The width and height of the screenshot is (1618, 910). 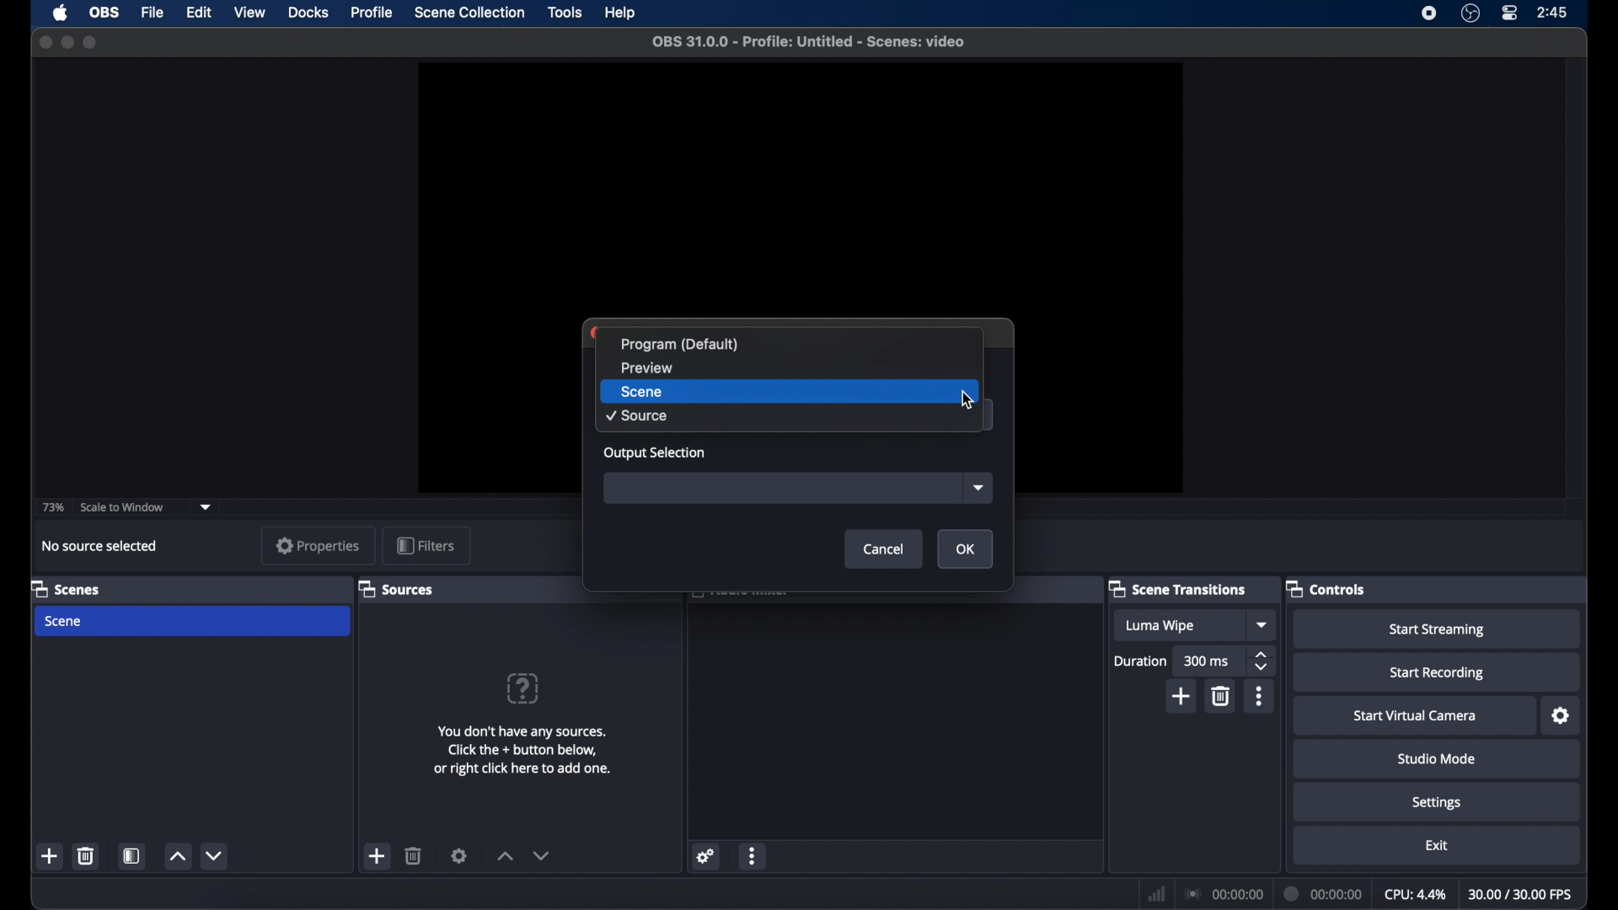 What do you see at coordinates (1552, 12) in the screenshot?
I see `time` at bounding box center [1552, 12].